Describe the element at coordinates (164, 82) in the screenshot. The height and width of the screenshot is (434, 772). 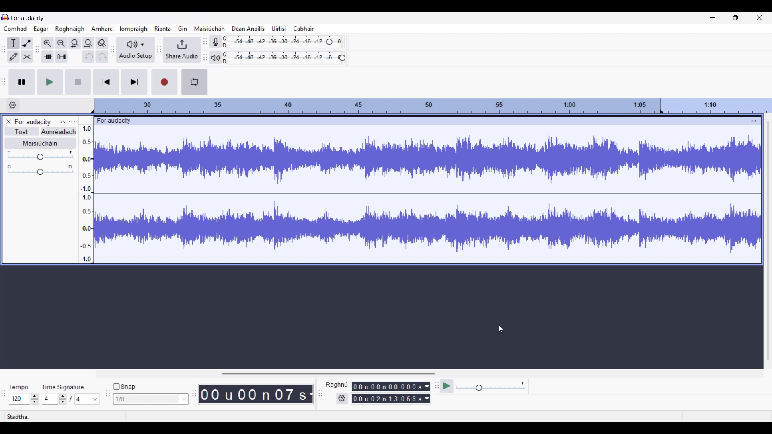
I see `Record/Record new track` at that location.